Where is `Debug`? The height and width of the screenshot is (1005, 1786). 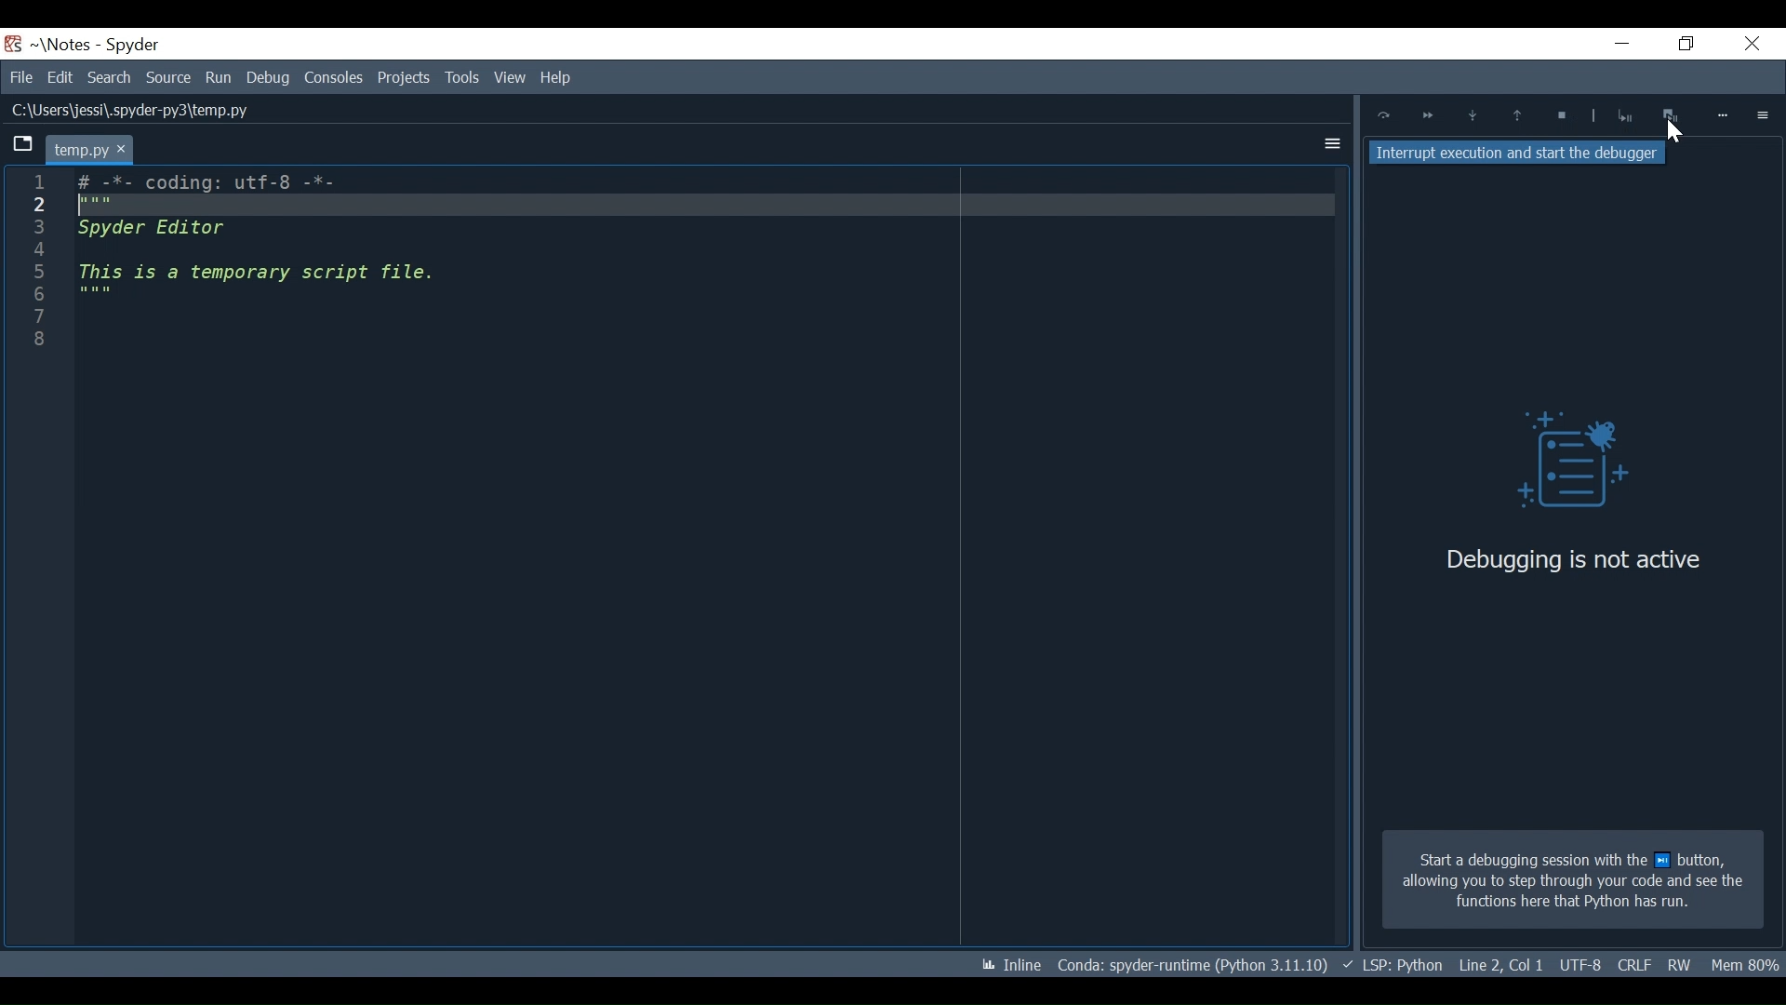
Debug is located at coordinates (1558, 464).